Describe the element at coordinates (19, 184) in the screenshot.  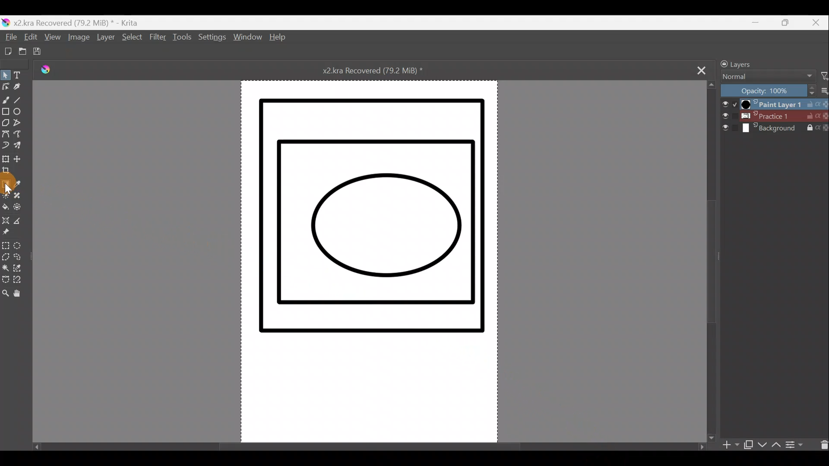
I see `Sample a colour from the image/current layer` at that location.